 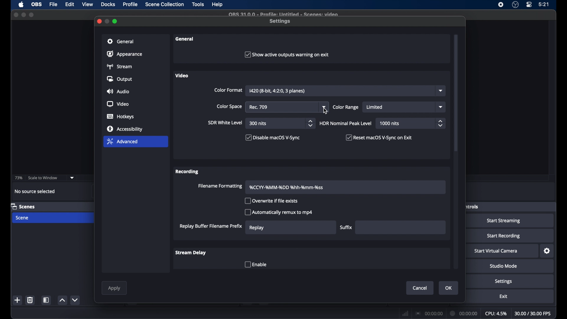 I want to click on view, so click(x=87, y=4).